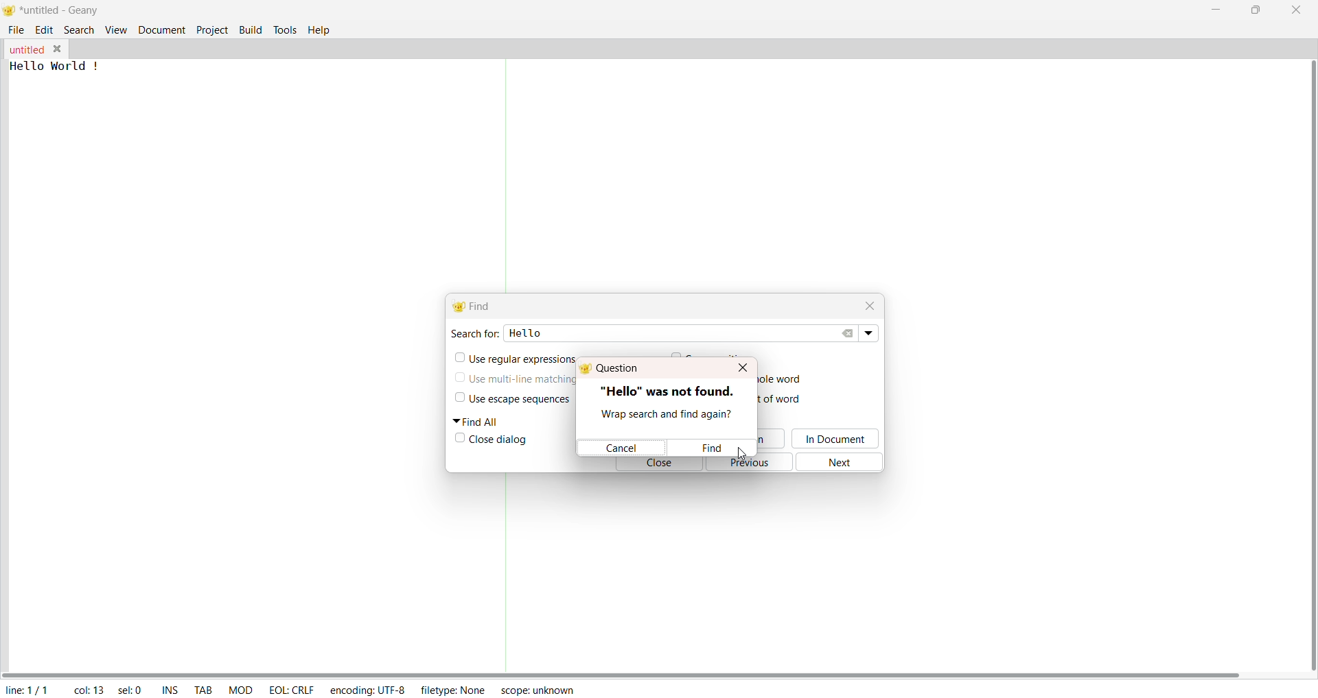 Image resolution: width=1318 pixels, height=698 pixels. Describe the element at coordinates (1255, 10) in the screenshot. I see `Maximize` at that location.